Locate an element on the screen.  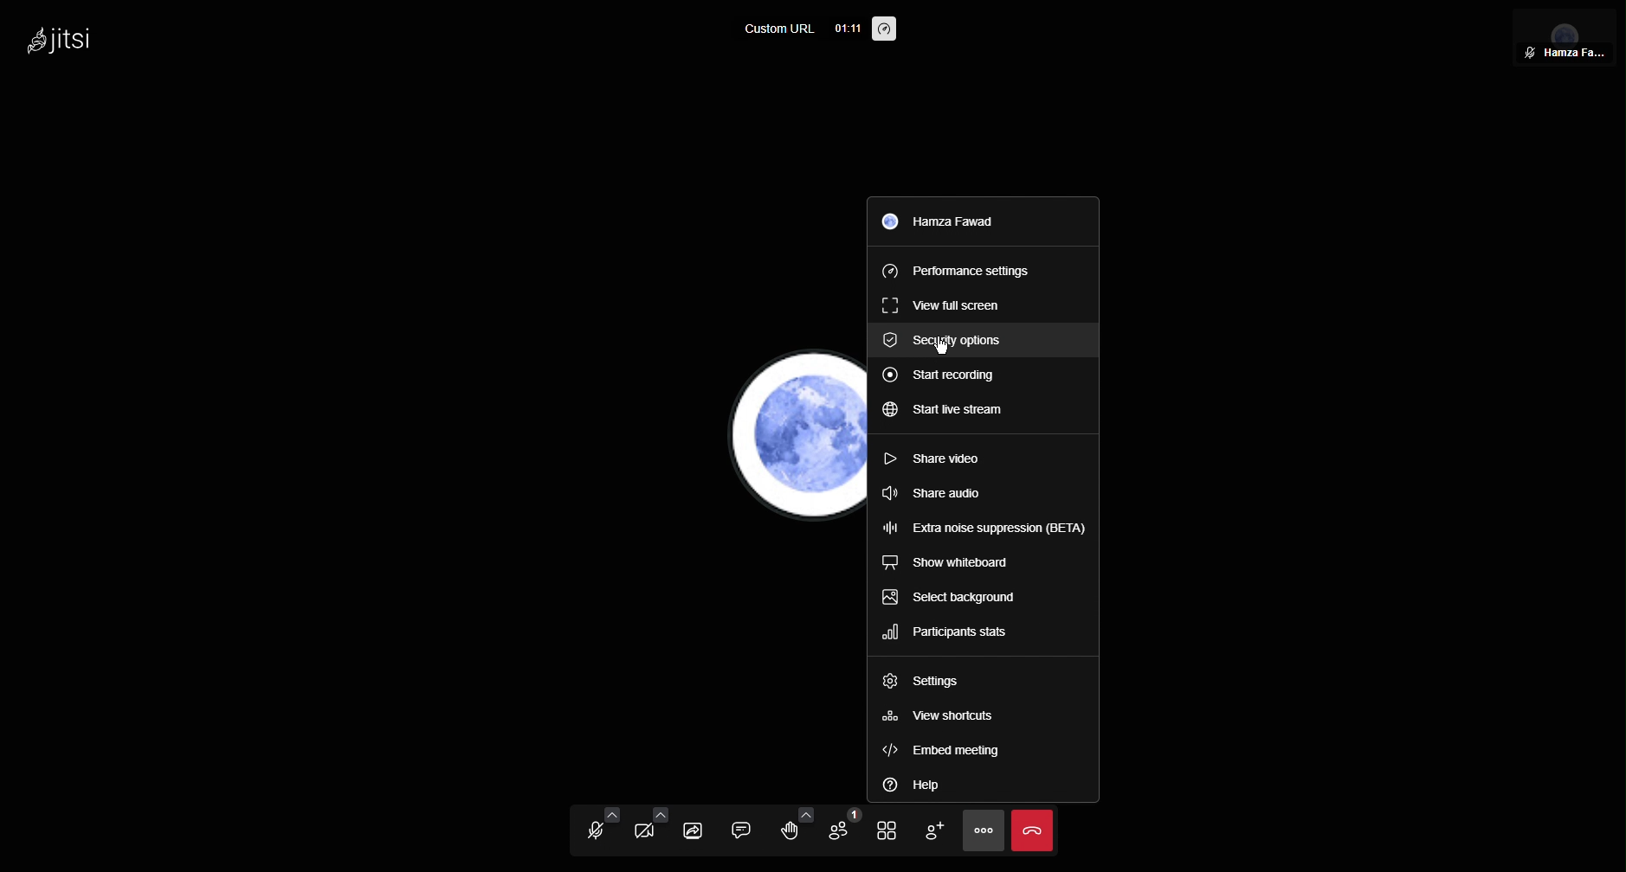
Show whiteboard is located at coordinates (952, 564).